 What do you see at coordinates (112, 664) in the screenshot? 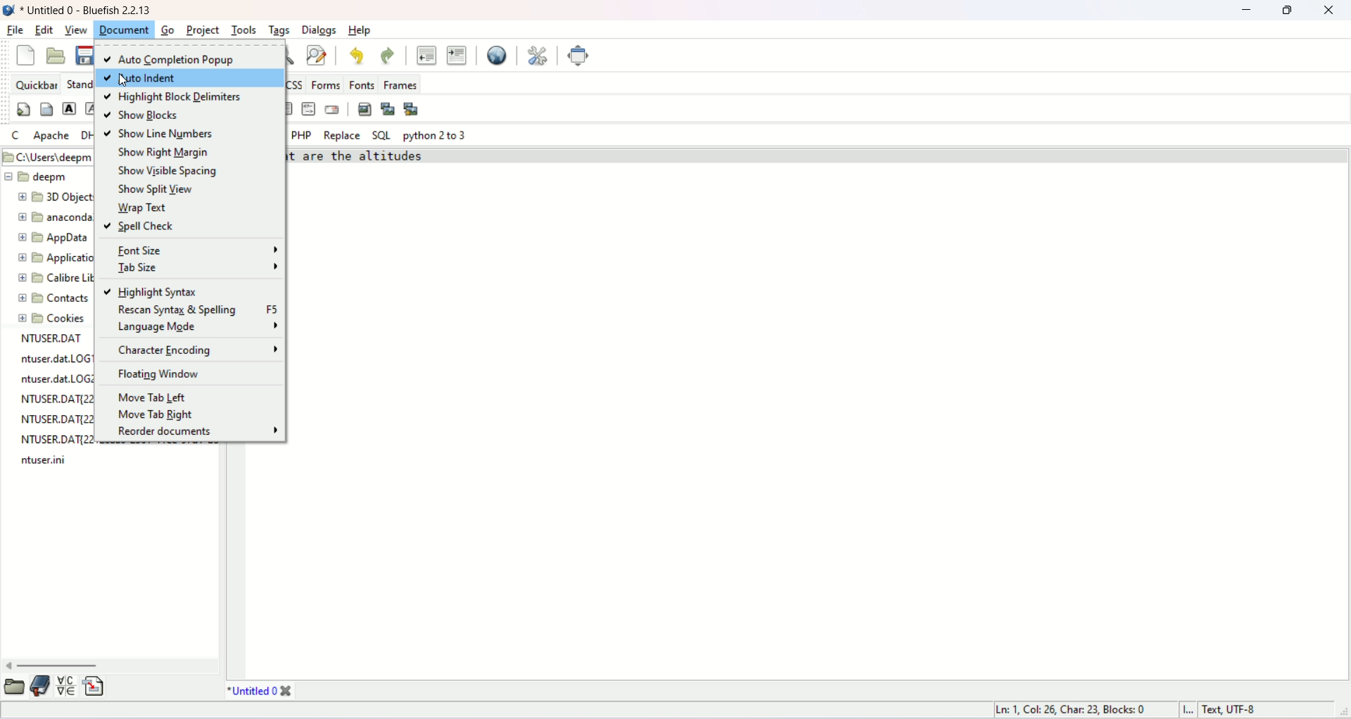
I see `horizontal scroll bar` at bounding box center [112, 664].